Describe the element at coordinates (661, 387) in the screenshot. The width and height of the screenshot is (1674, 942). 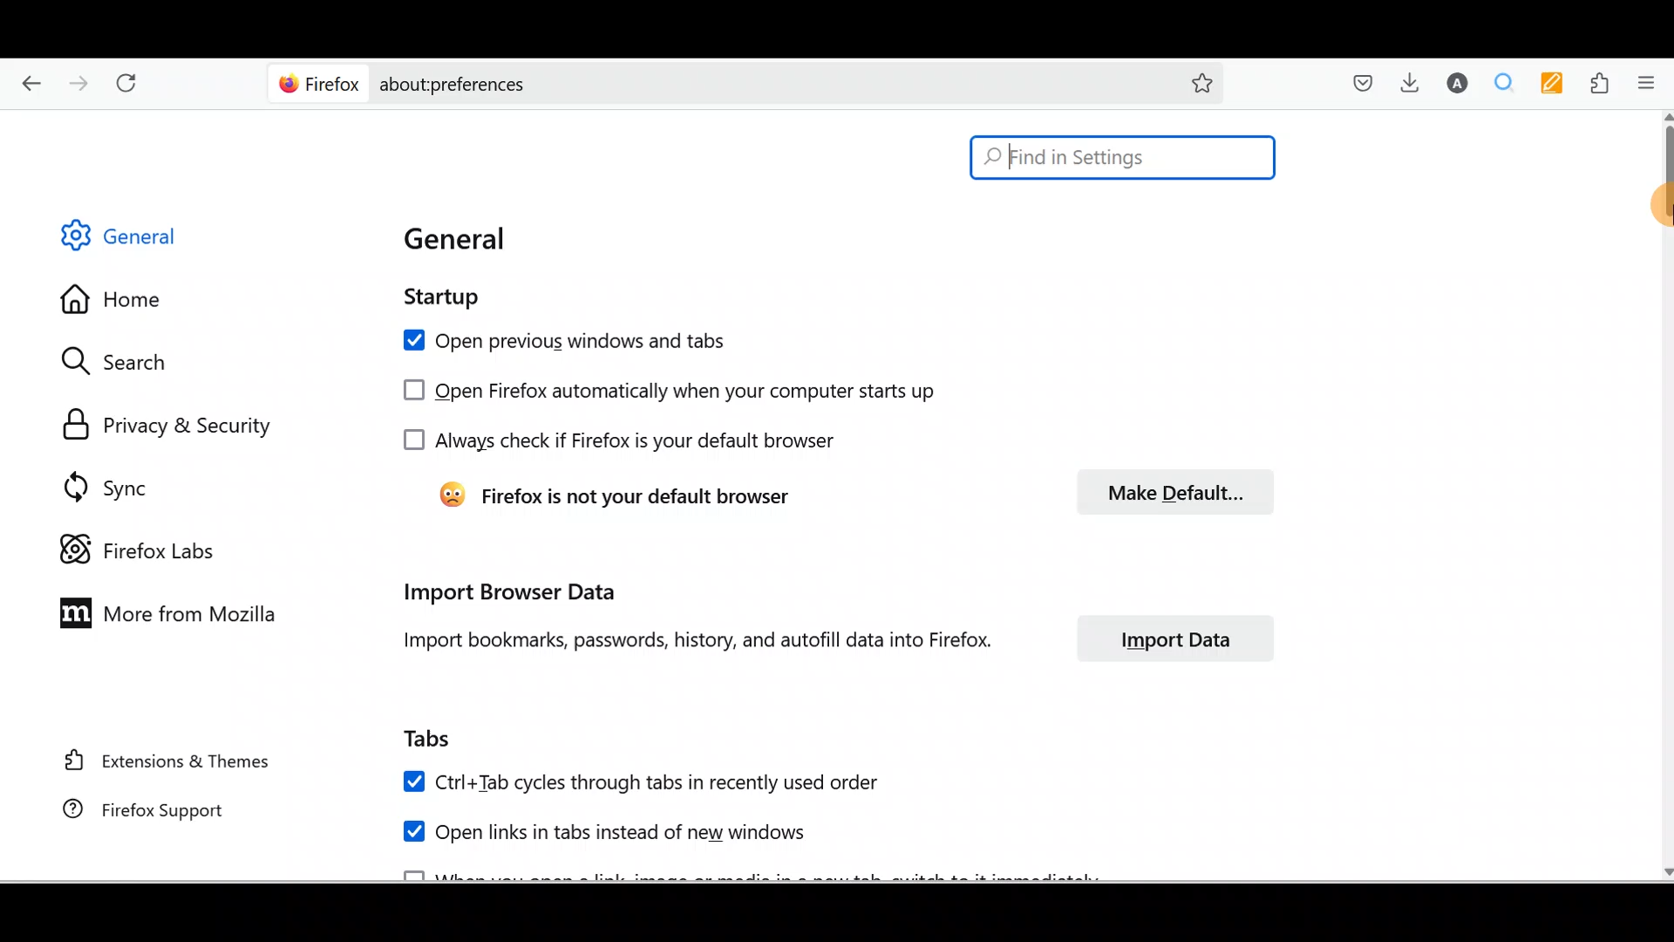
I see `Open Firefox automatically when your computer starts up` at that location.